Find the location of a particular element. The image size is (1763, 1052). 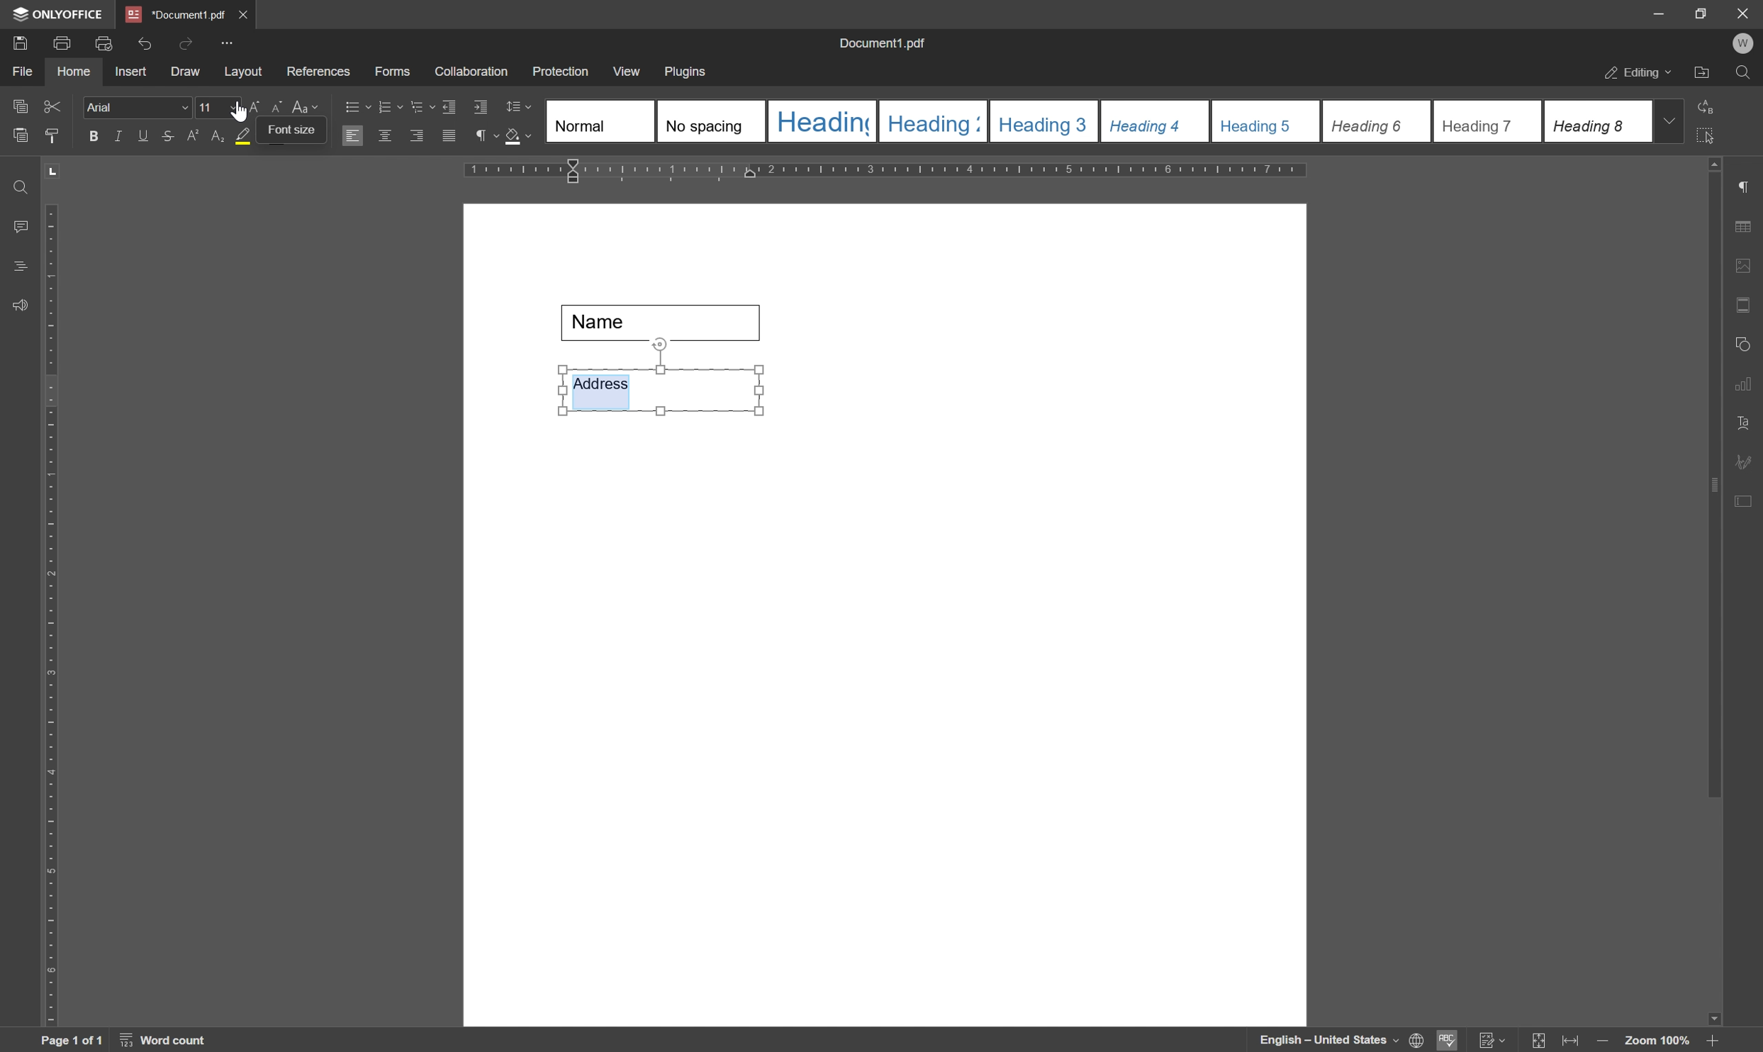

decrement font size is located at coordinates (274, 108).